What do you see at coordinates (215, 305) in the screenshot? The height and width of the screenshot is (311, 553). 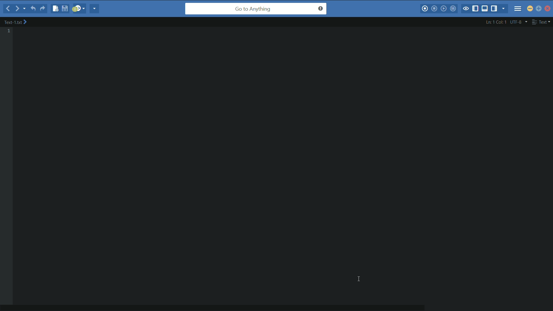 I see `horizontal scroll bar` at bounding box center [215, 305].